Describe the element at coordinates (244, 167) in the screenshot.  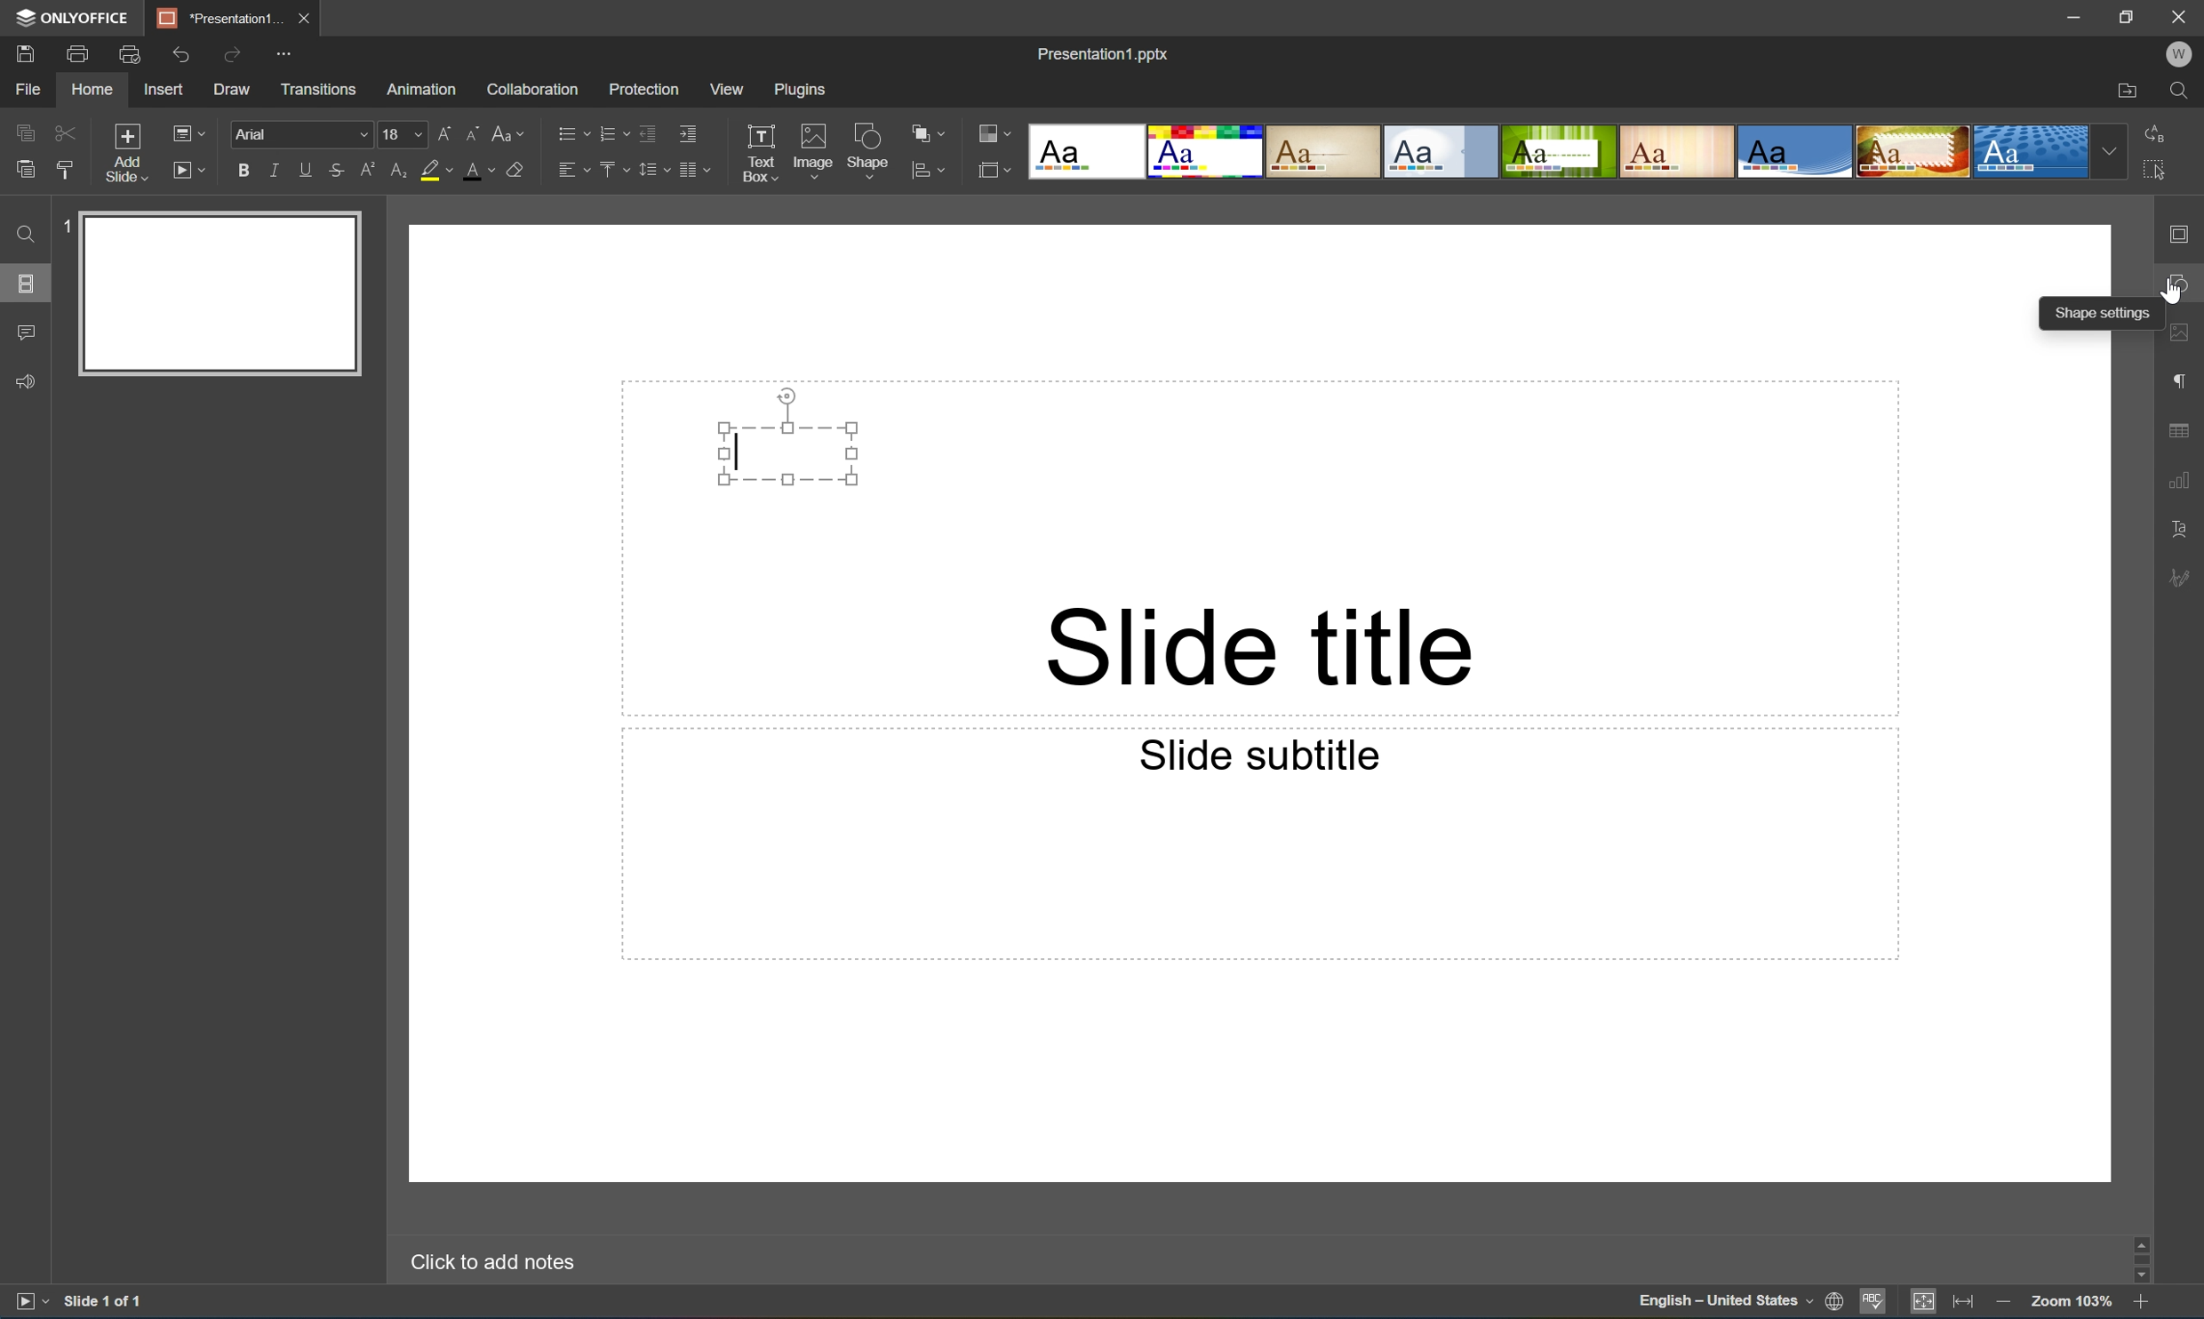
I see `Bold` at that location.